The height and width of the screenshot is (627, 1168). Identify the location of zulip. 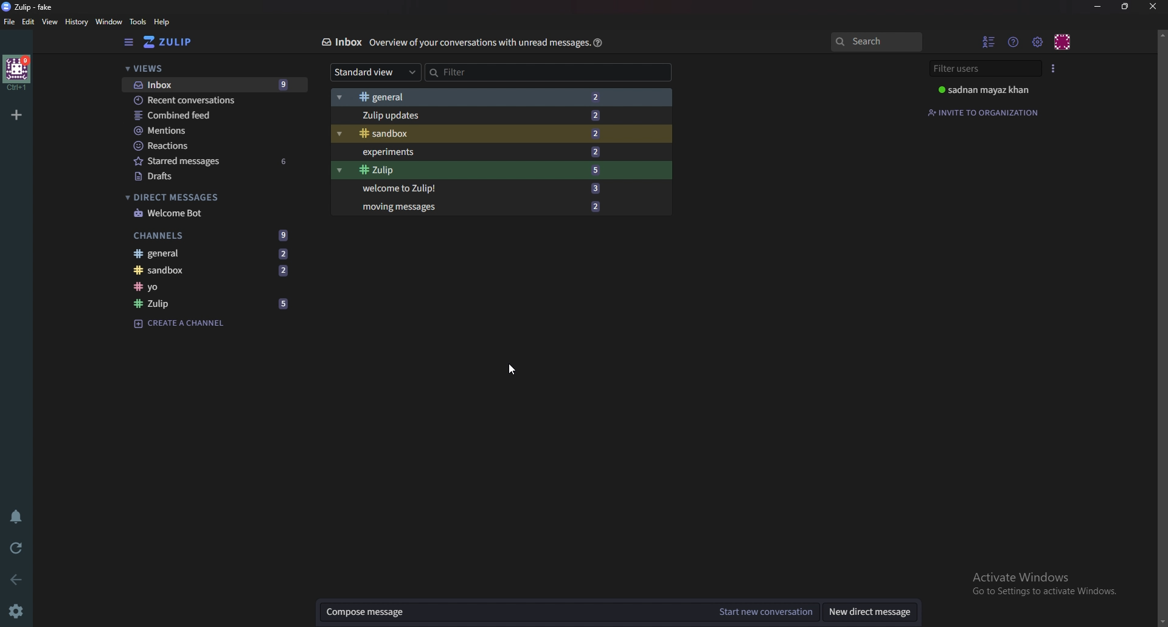
(214, 303).